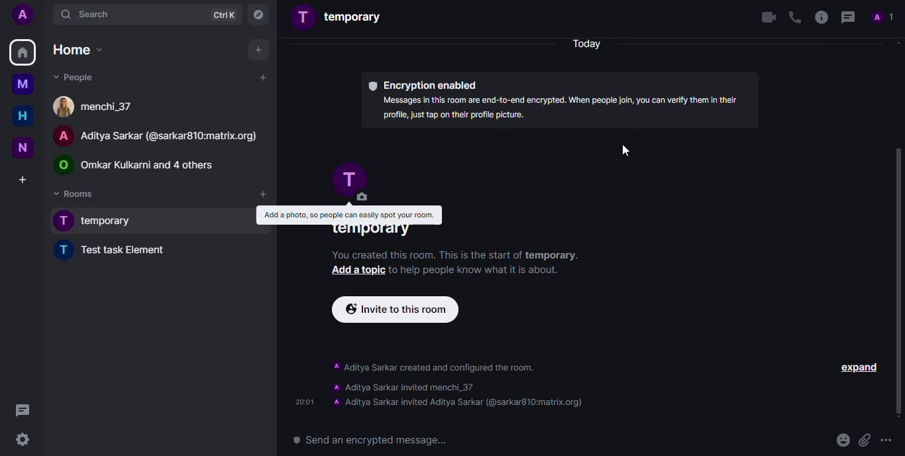  I want to click on T temporary, so click(105, 221).